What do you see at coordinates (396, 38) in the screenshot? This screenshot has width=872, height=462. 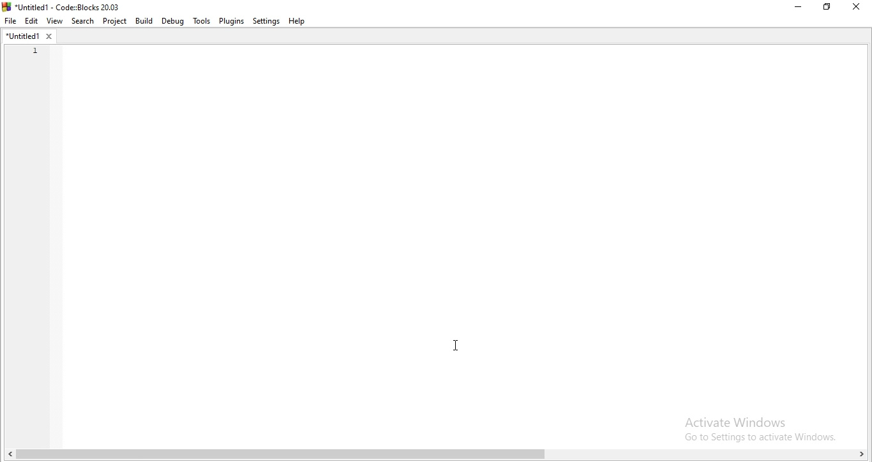 I see `empty dropdown` at bounding box center [396, 38].